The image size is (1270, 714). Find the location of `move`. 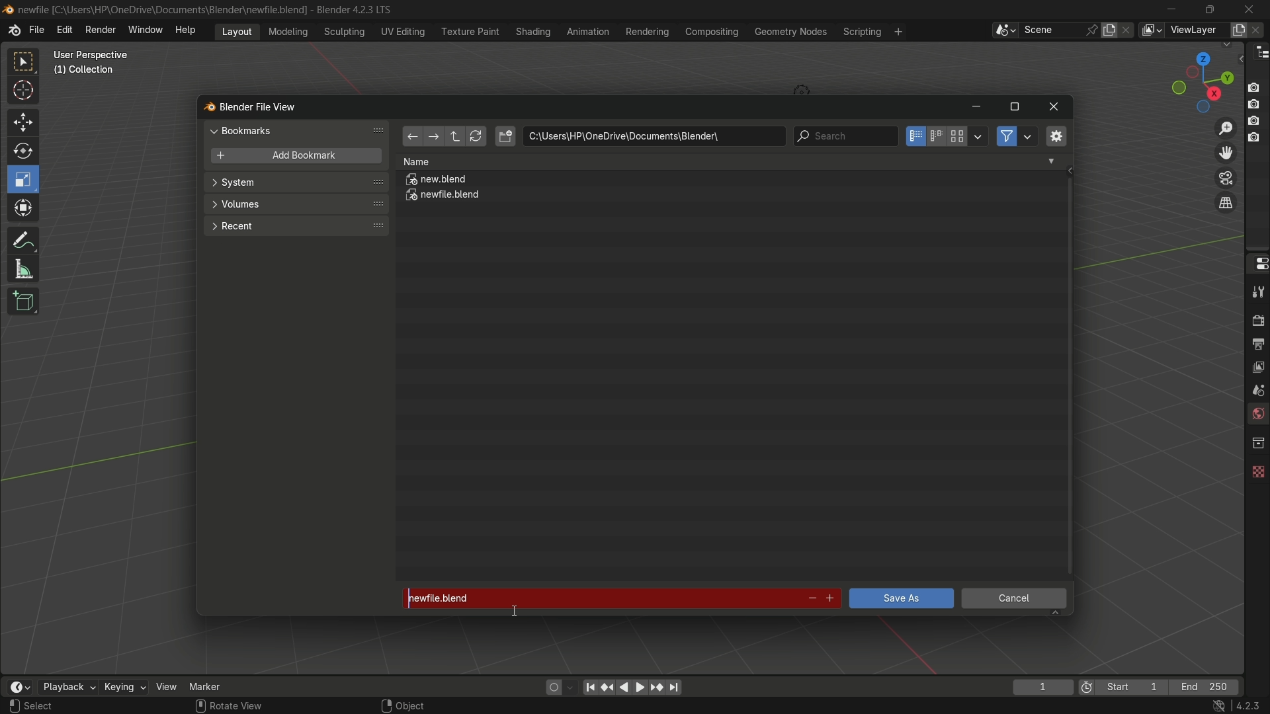

move is located at coordinates (22, 121).